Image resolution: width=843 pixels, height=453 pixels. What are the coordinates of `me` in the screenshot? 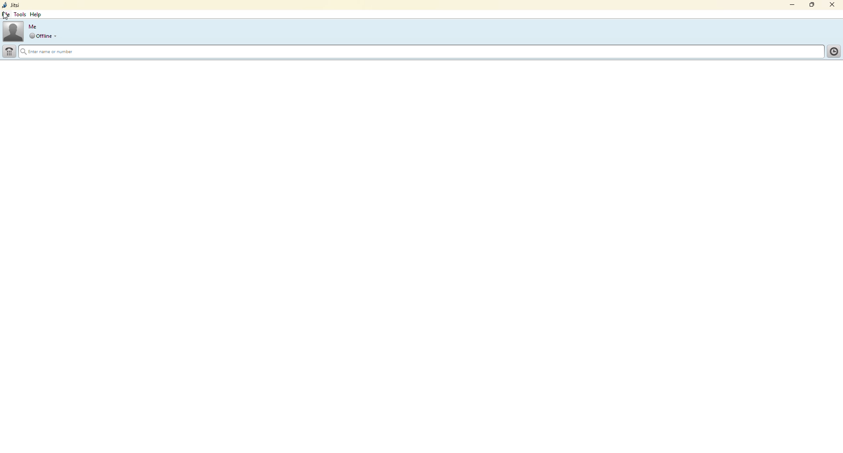 It's located at (32, 26).